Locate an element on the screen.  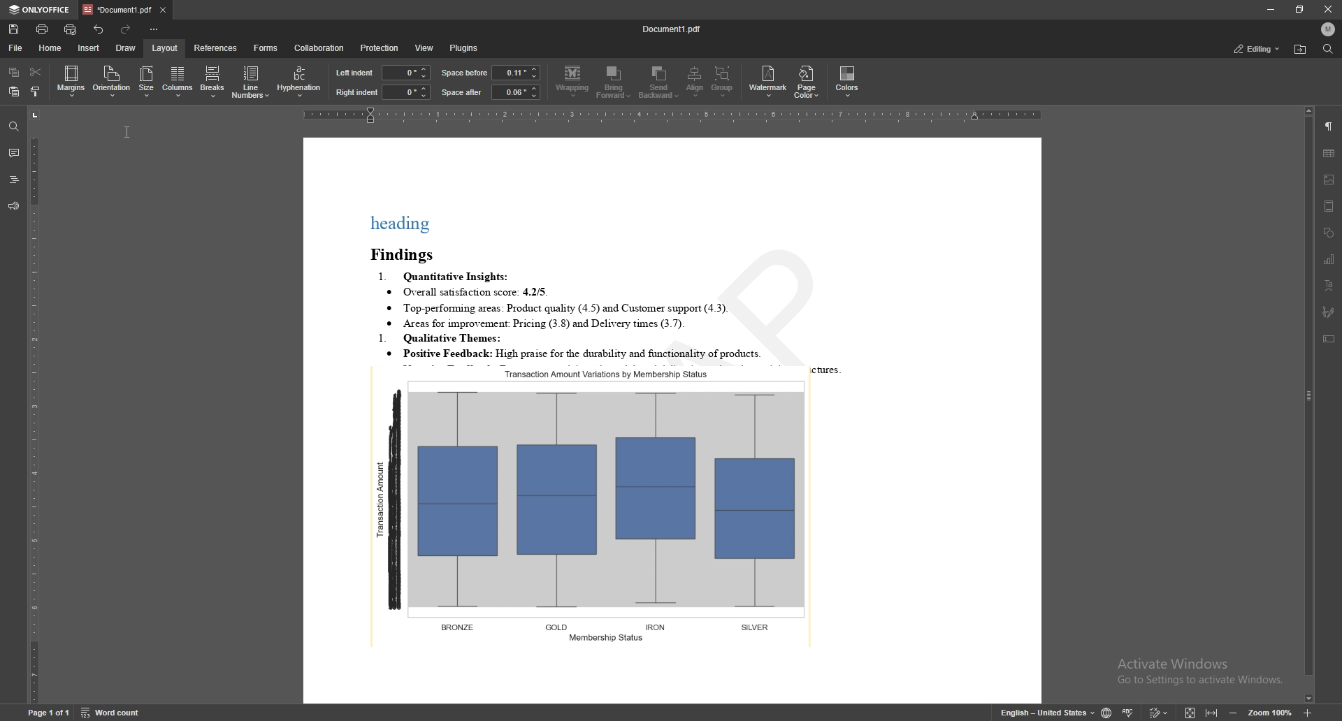
input space before is located at coordinates (515, 72).